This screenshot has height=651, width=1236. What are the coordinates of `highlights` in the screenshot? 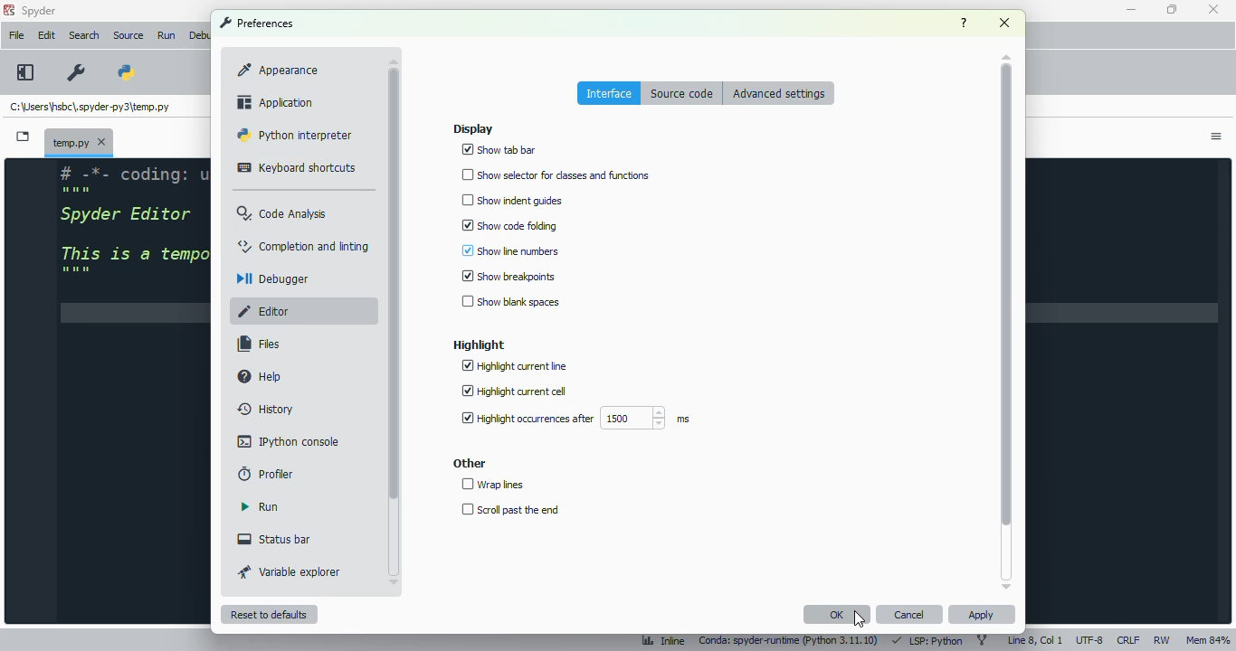 It's located at (479, 345).